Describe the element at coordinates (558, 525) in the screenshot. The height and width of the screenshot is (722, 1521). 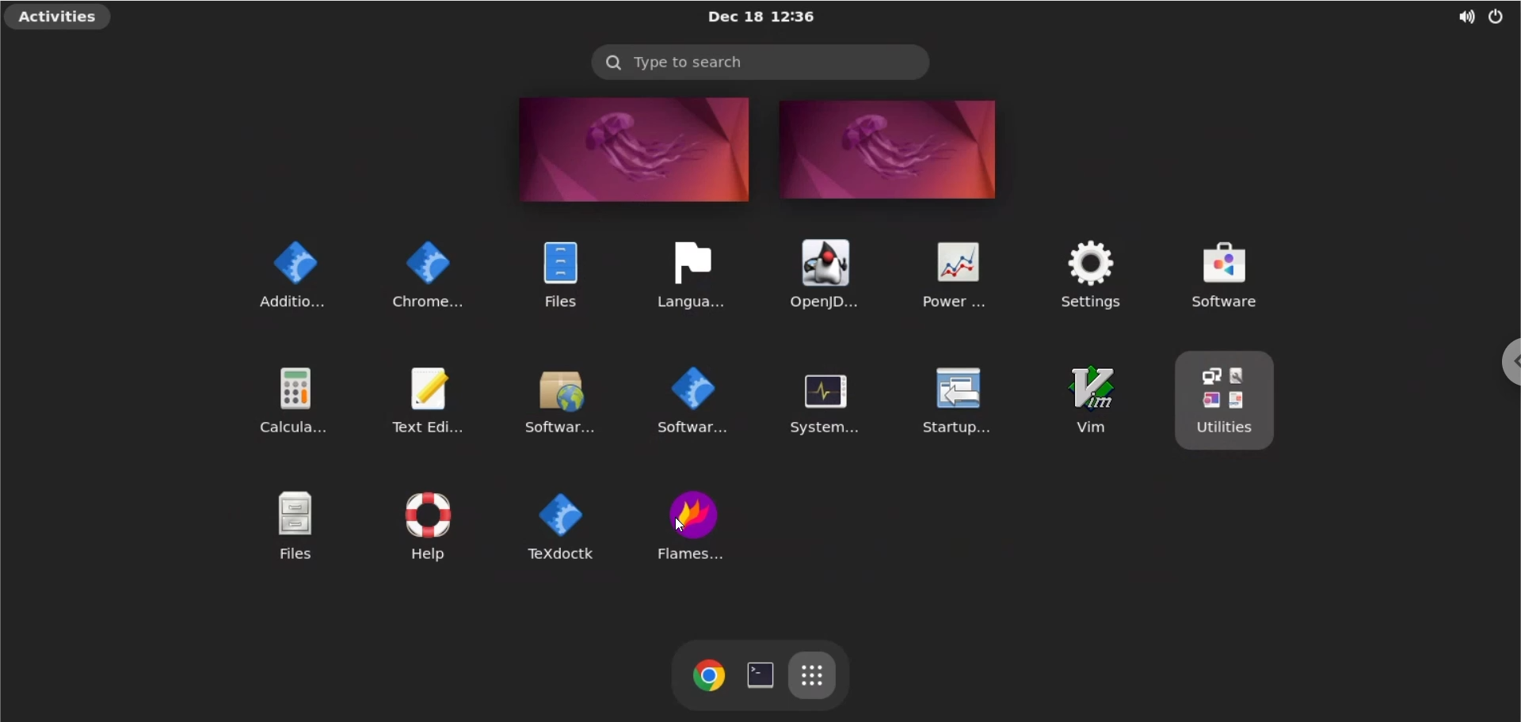
I see `text docs` at that location.